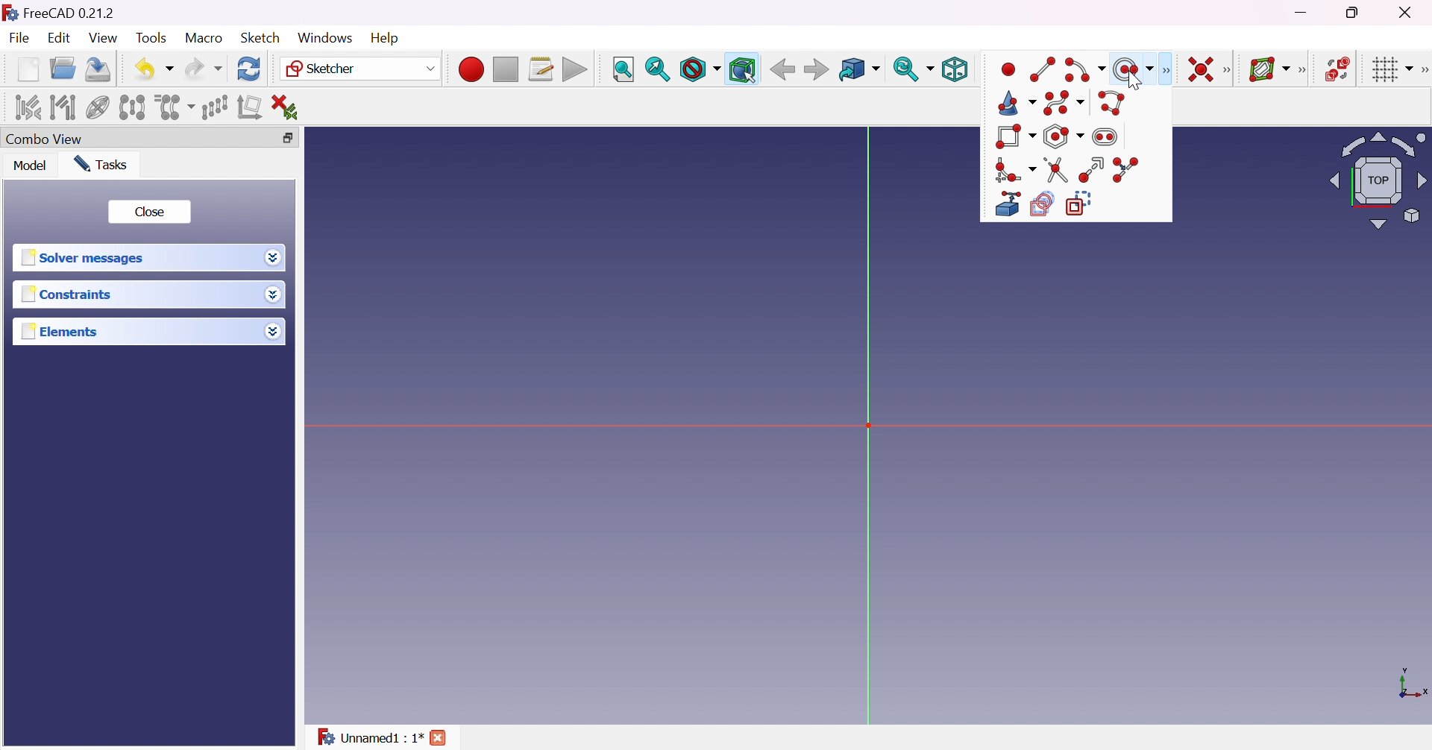  What do you see at coordinates (914, 70) in the screenshot?
I see `` at bounding box center [914, 70].